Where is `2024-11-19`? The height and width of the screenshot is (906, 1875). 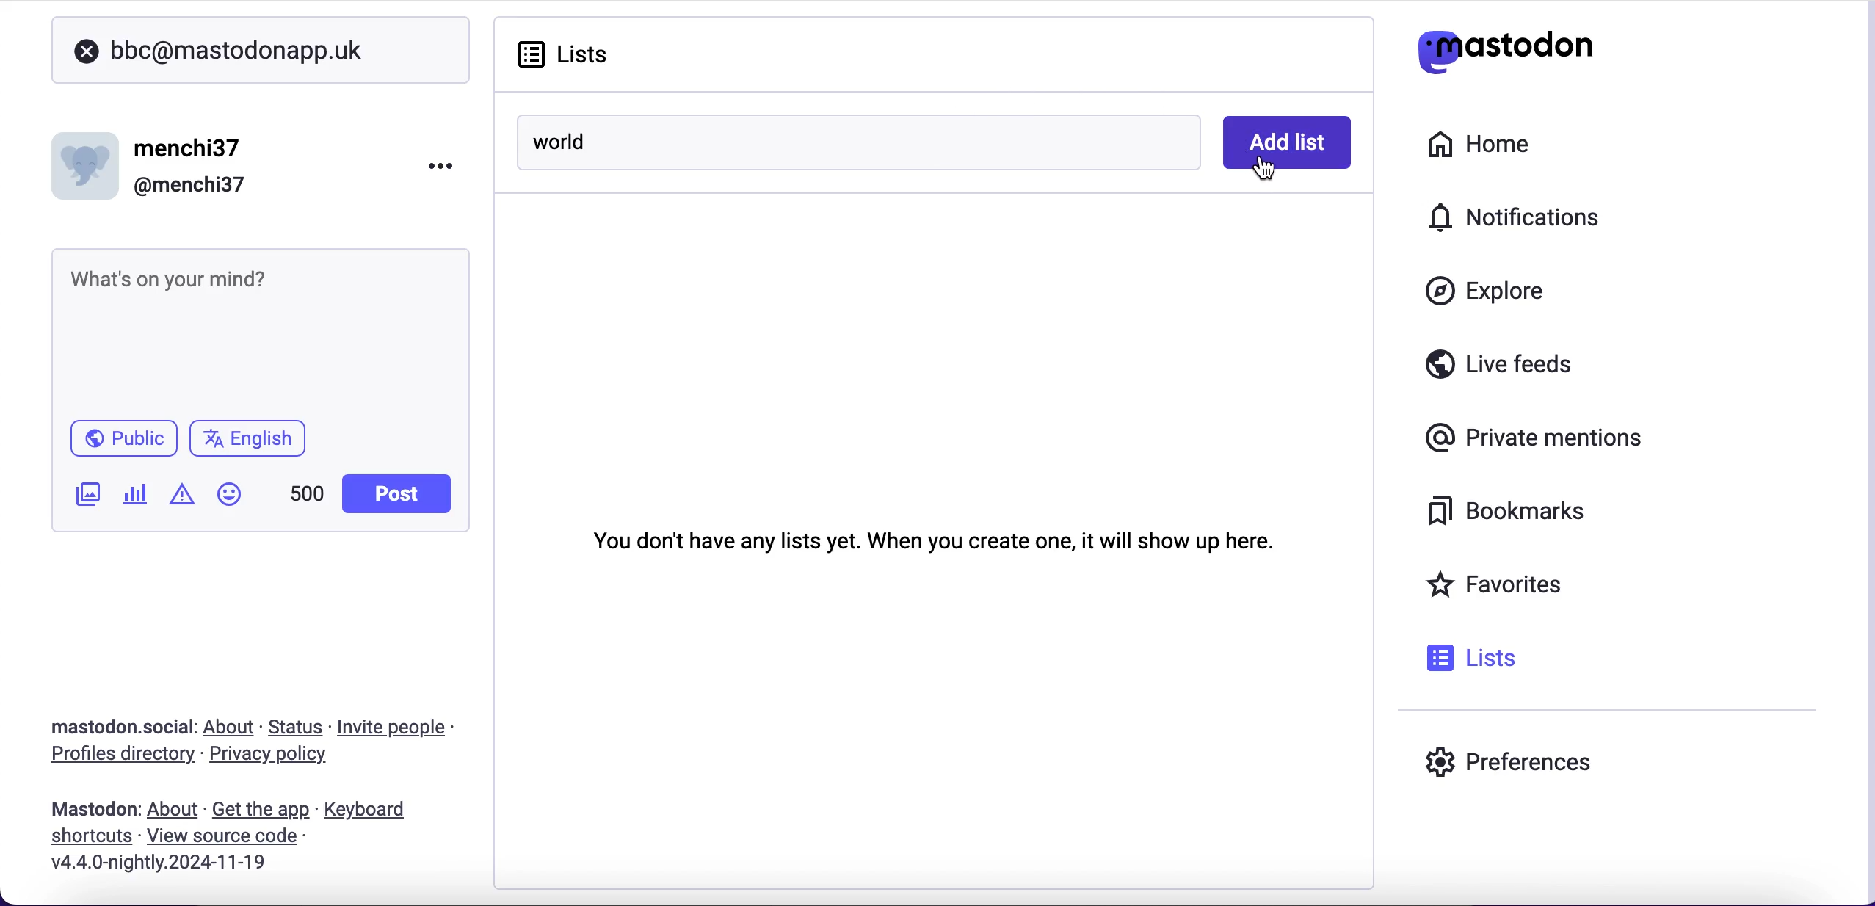
2024-11-19 is located at coordinates (170, 861).